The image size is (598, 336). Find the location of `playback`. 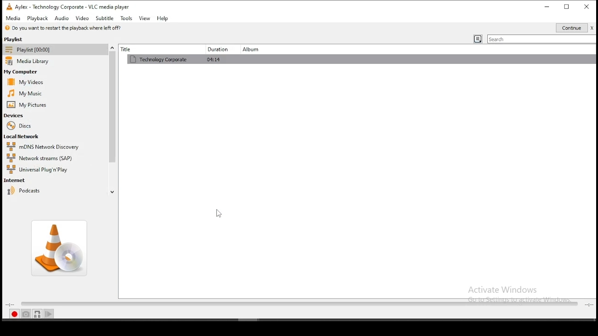

playback is located at coordinates (38, 19).